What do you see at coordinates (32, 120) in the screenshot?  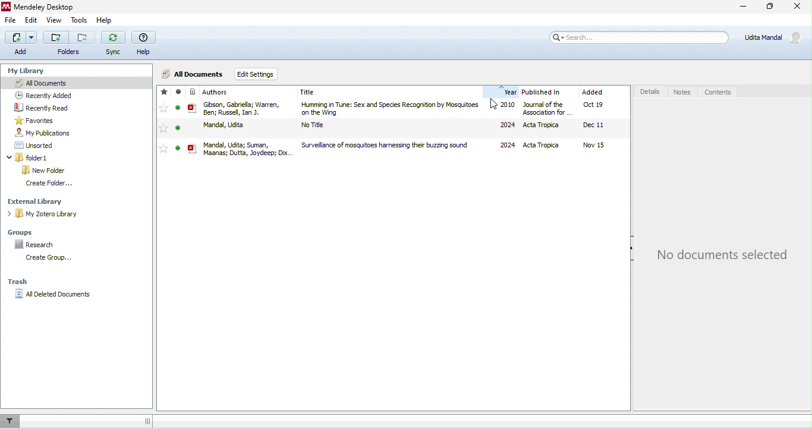 I see `favorites` at bounding box center [32, 120].